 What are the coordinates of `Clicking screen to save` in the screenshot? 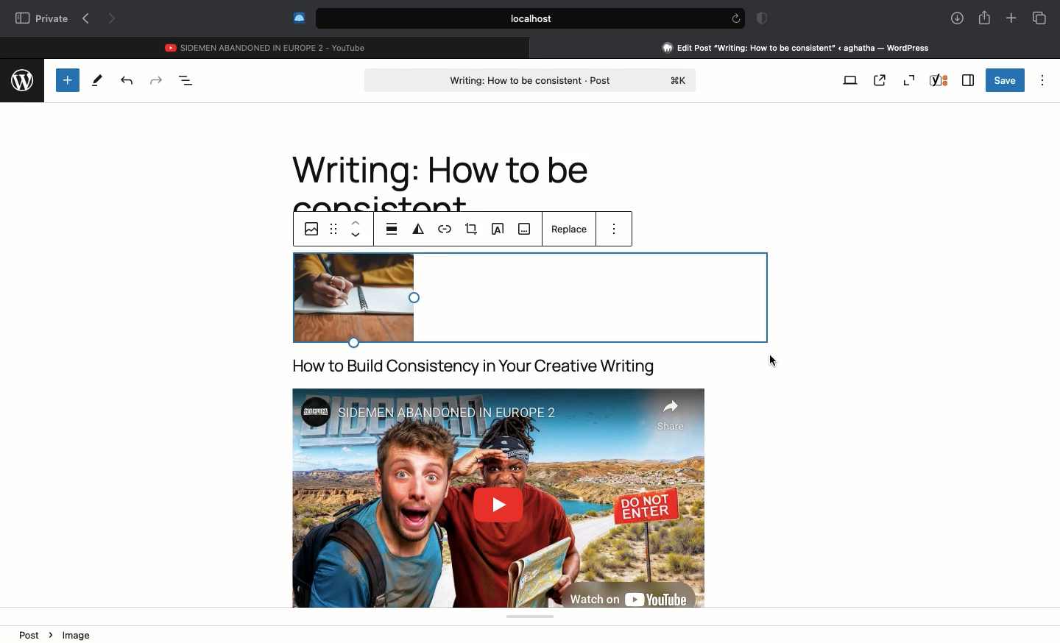 It's located at (774, 365).